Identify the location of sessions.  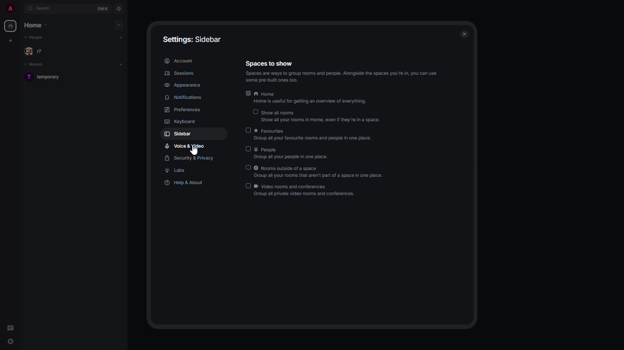
(177, 74).